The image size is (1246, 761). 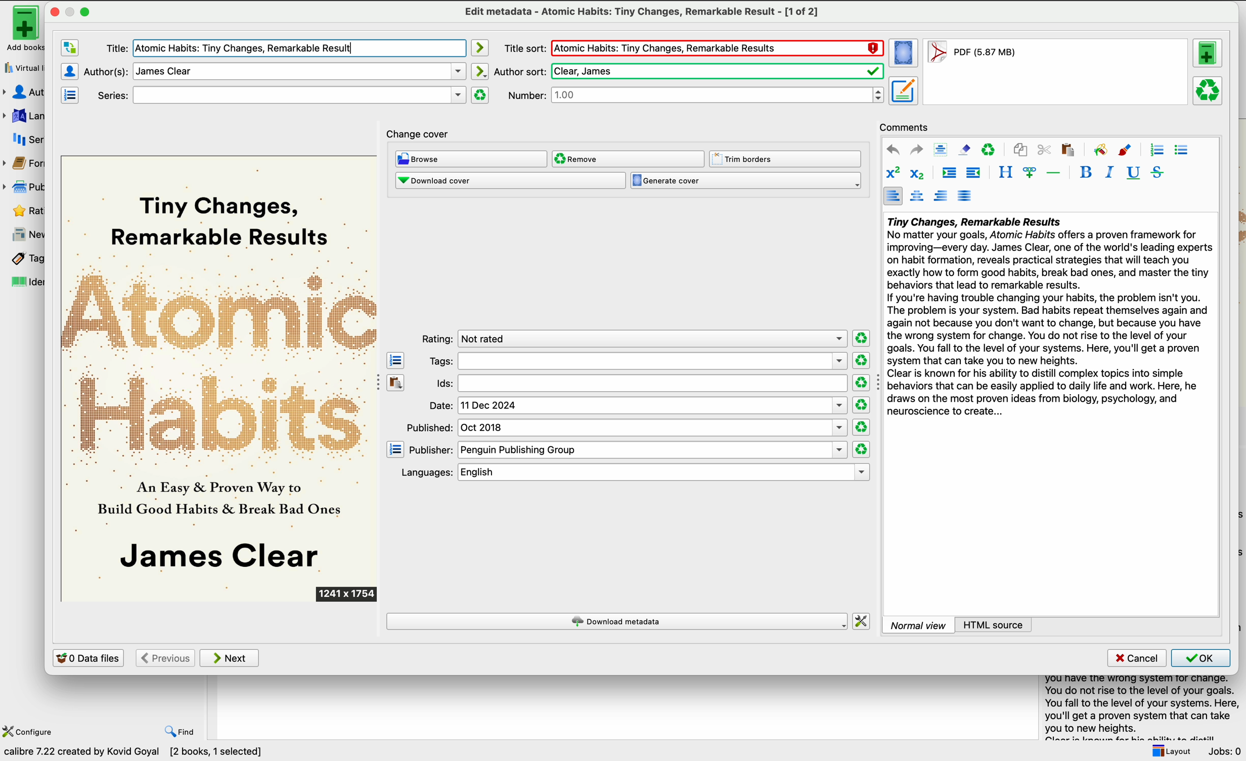 I want to click on author(s), so click(x=274, y=71).